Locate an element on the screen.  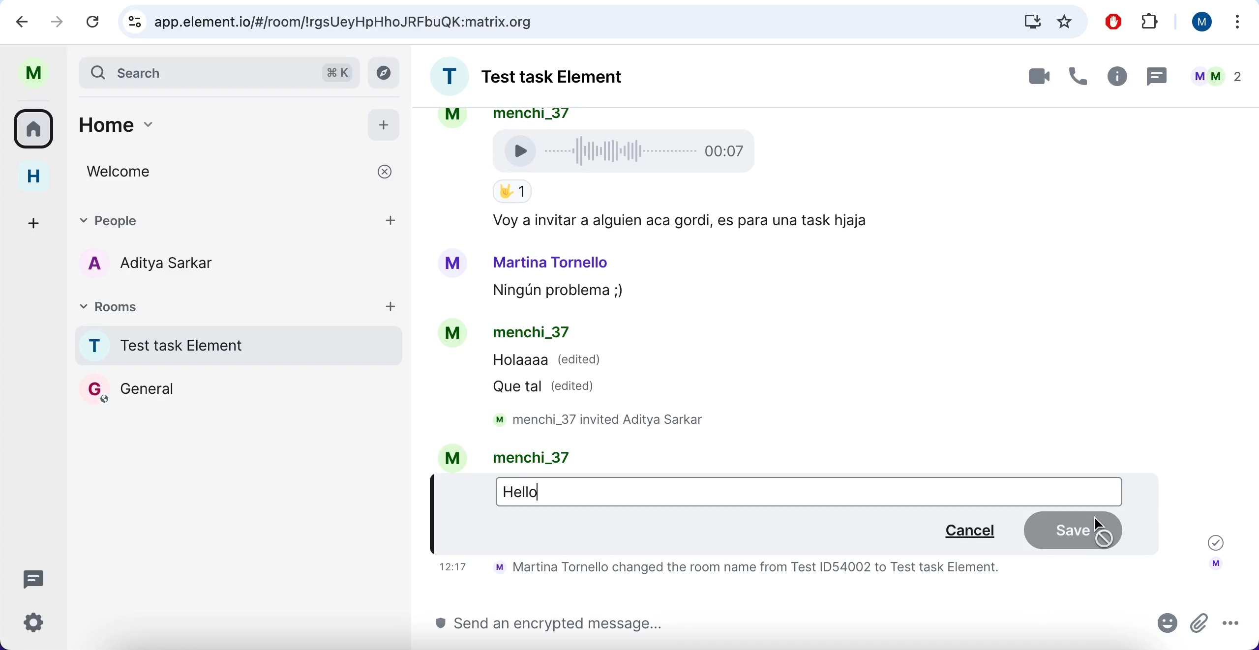
home is located at coordinates (32, 179).